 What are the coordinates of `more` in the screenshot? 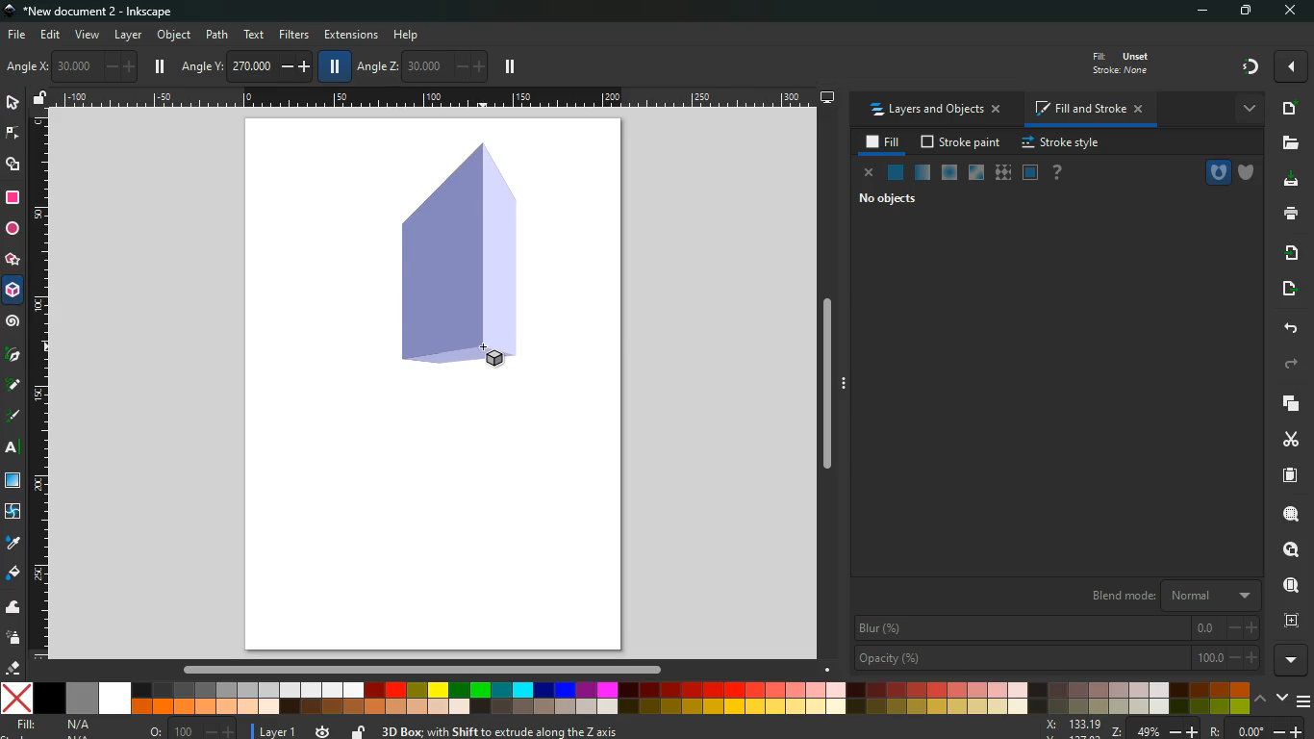 It's located at (1294, 661).